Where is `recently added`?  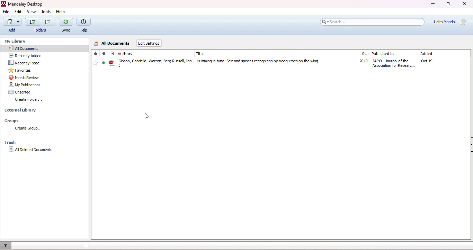
recently added is located at coordinates (25, 56).